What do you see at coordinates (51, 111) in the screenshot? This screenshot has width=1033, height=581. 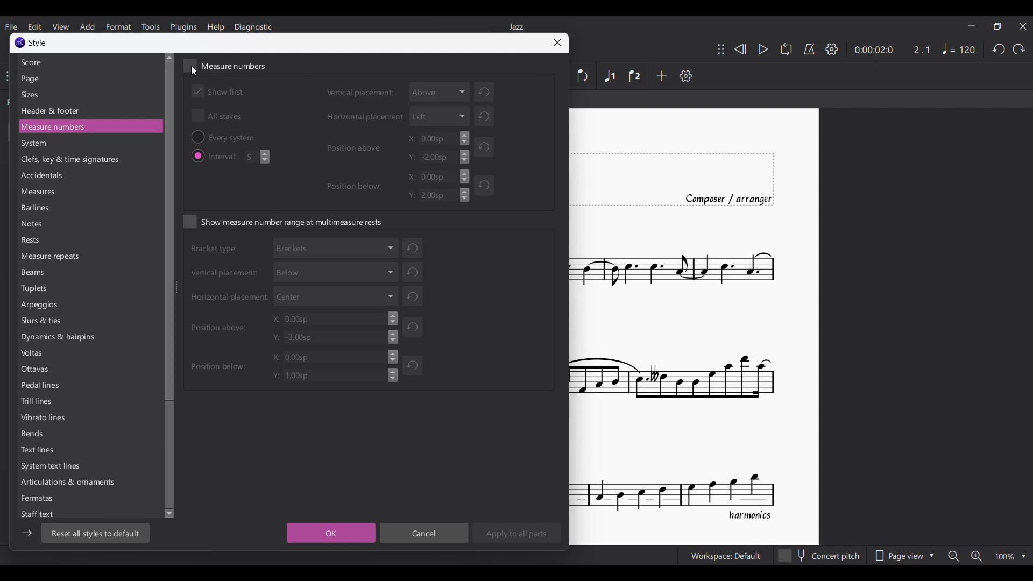 I see `Header` at bounding box center [51, 111].